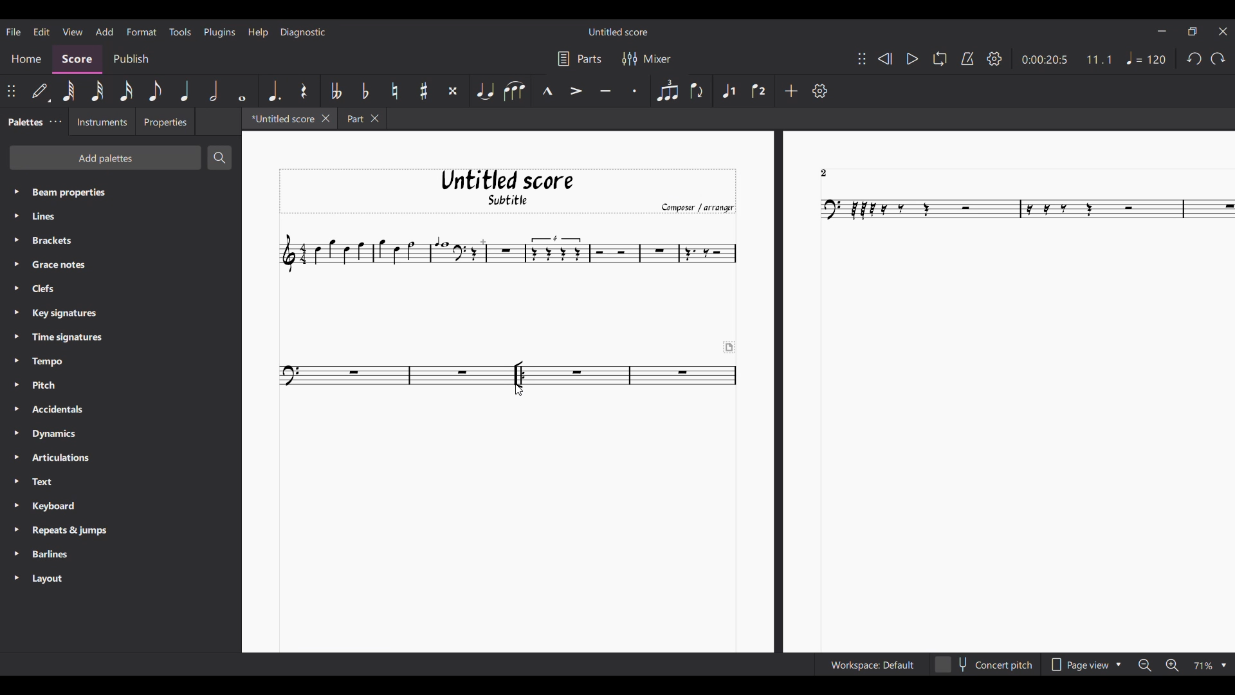 The height and width of the screenshot is (695, 1235). Describe the element at coordinates (739, 390) in the screenshot. I see `Current score` at that location.